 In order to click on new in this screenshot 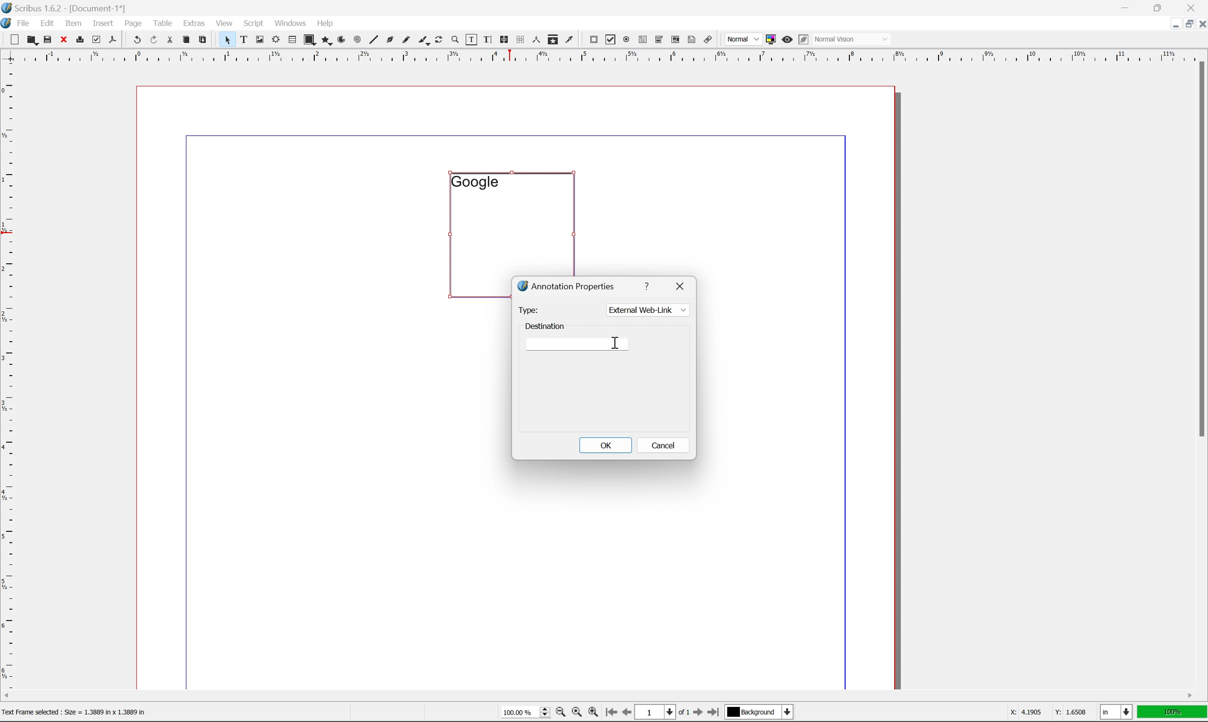, I will do `click(16, 39)`.